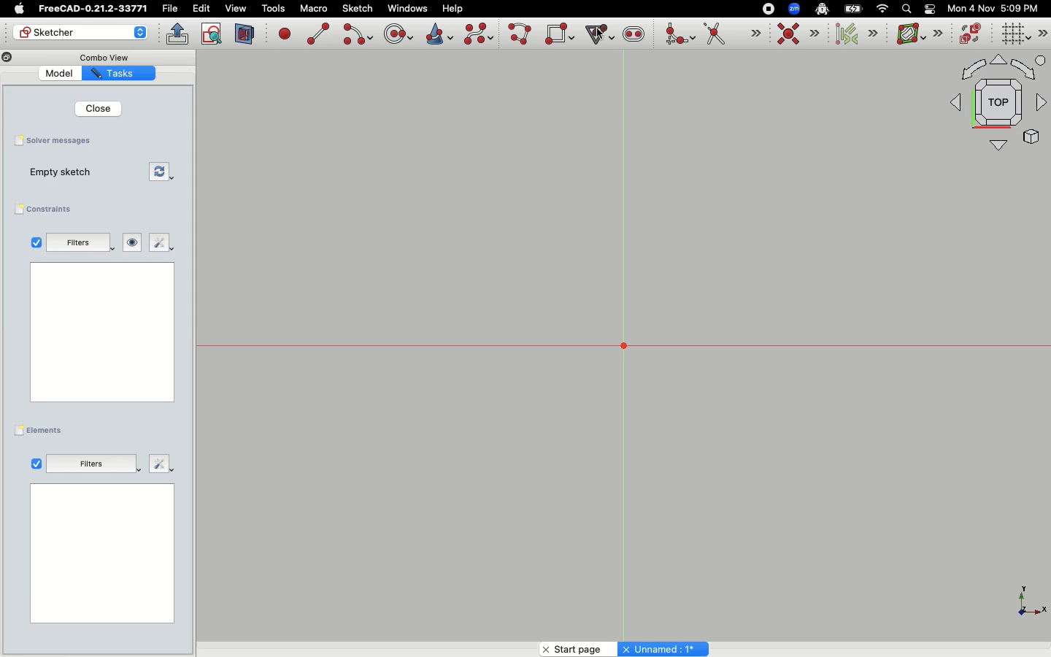 The width and height of the screenshot is (1051, 657). I want to click on Zoom, so click(795, 9).